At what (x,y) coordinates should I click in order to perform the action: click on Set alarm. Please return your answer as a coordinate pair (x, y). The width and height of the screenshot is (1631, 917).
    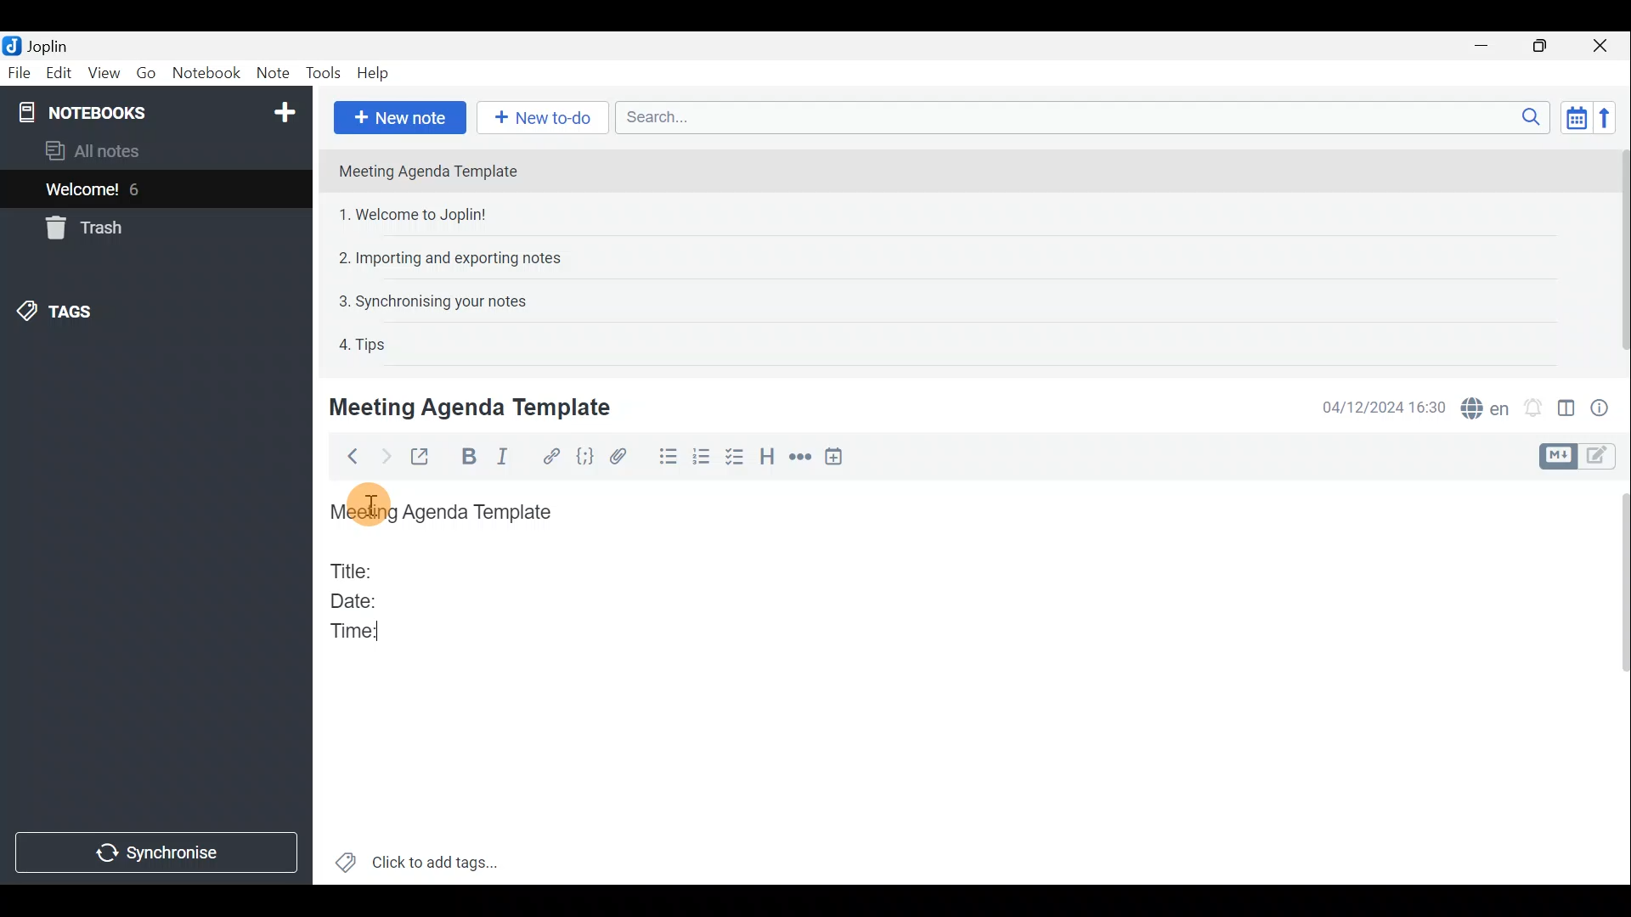
    Looking at the image, I should click on (1535, 408).